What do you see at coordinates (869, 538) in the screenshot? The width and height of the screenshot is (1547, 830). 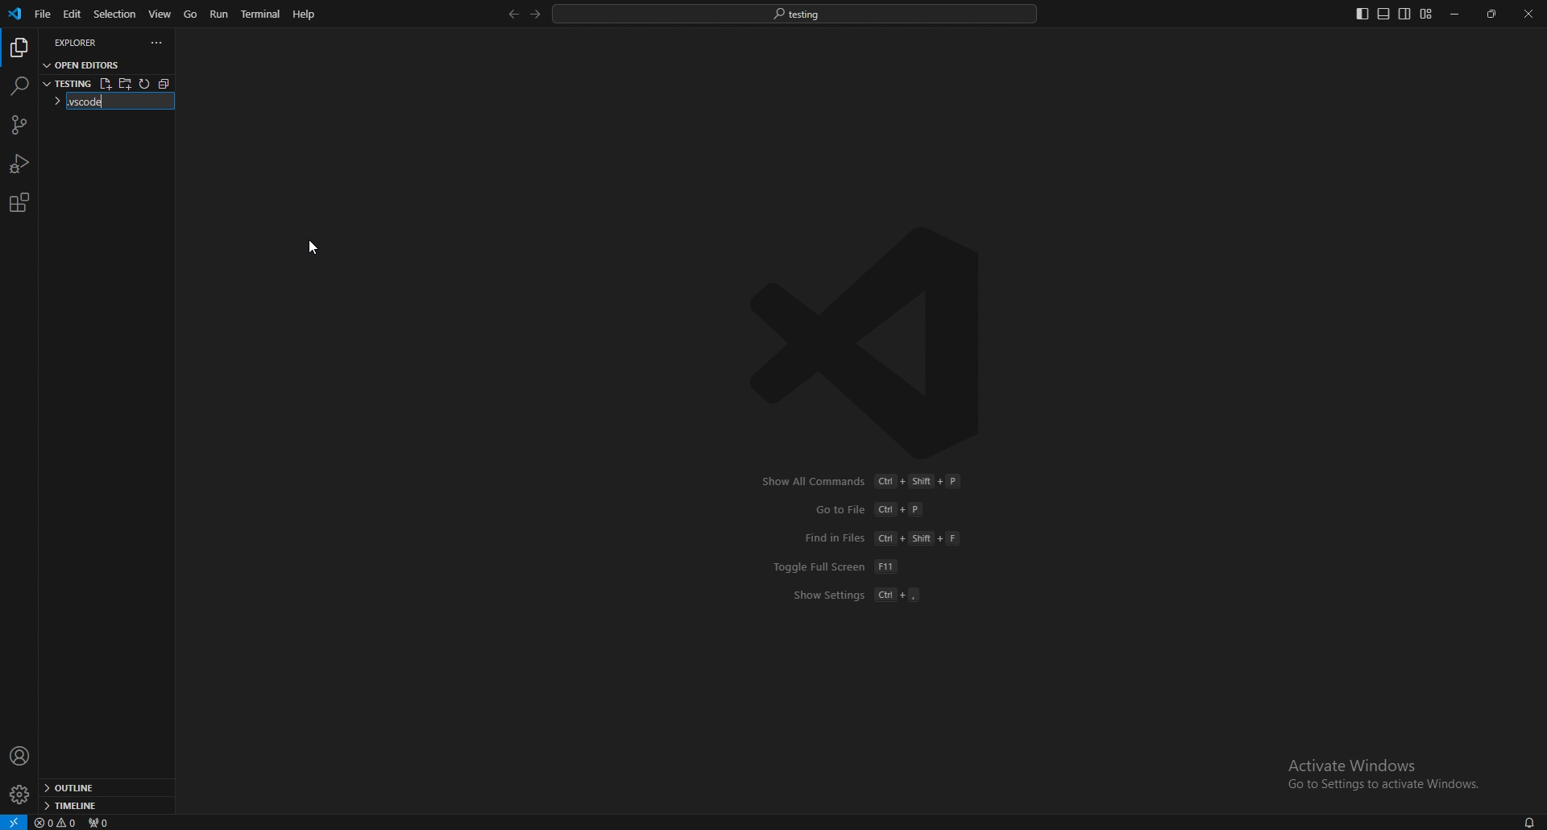 I see `shortcuts` at bounding box center [869, 538].